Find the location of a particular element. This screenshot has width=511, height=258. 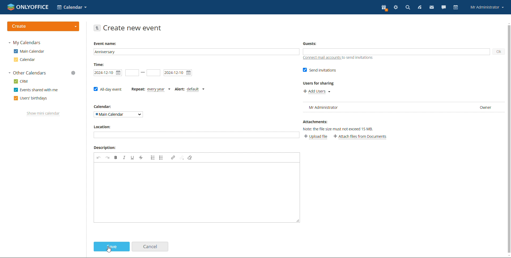

underline is located at coordinates (132, 157).